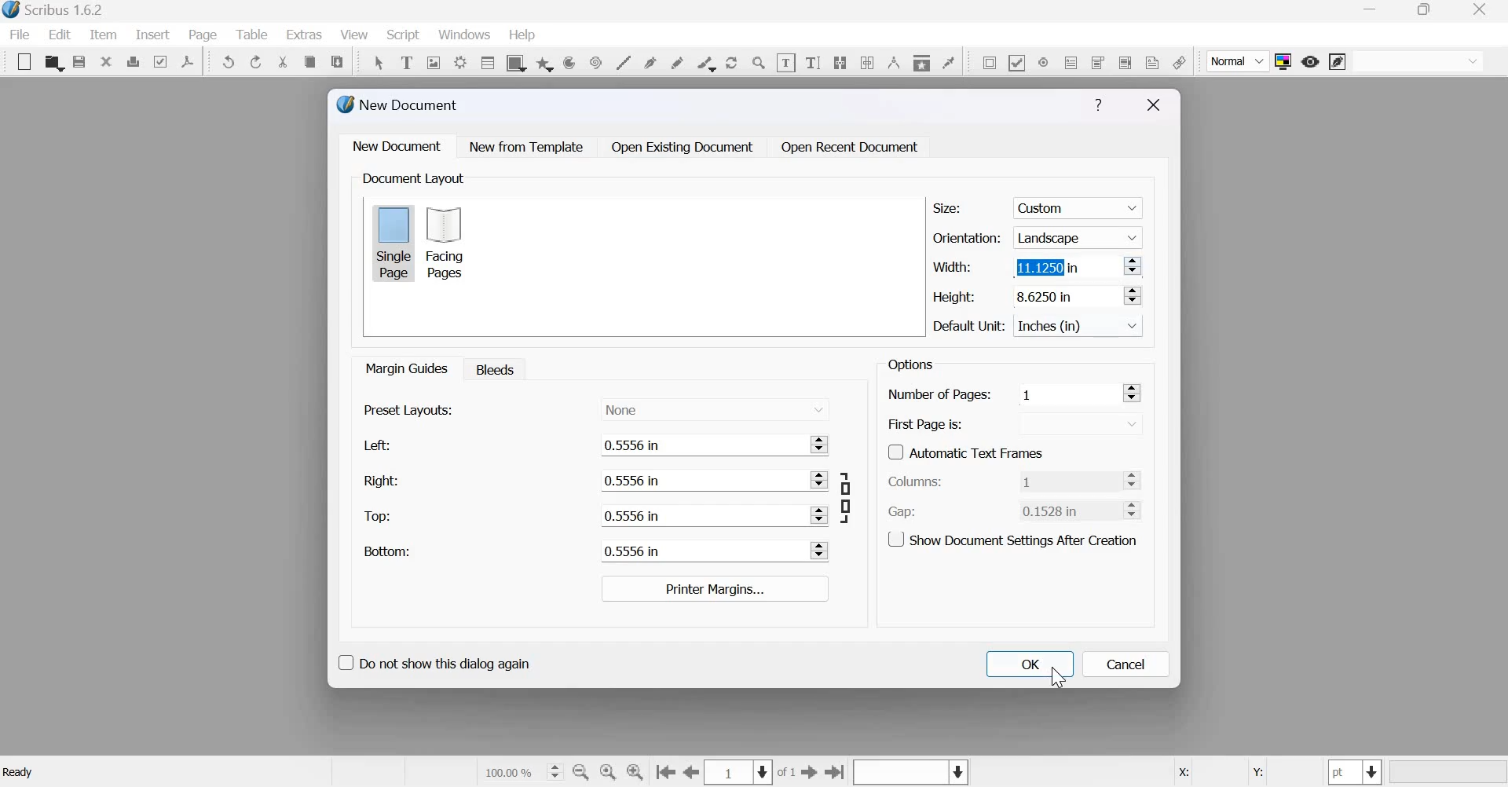 Image resolution: width=1508 pixels, height=787 pixels. What do you see at coordinates (1058, 678) in the screenshot?
I see `cursor` at bounding box center [1058, 678].